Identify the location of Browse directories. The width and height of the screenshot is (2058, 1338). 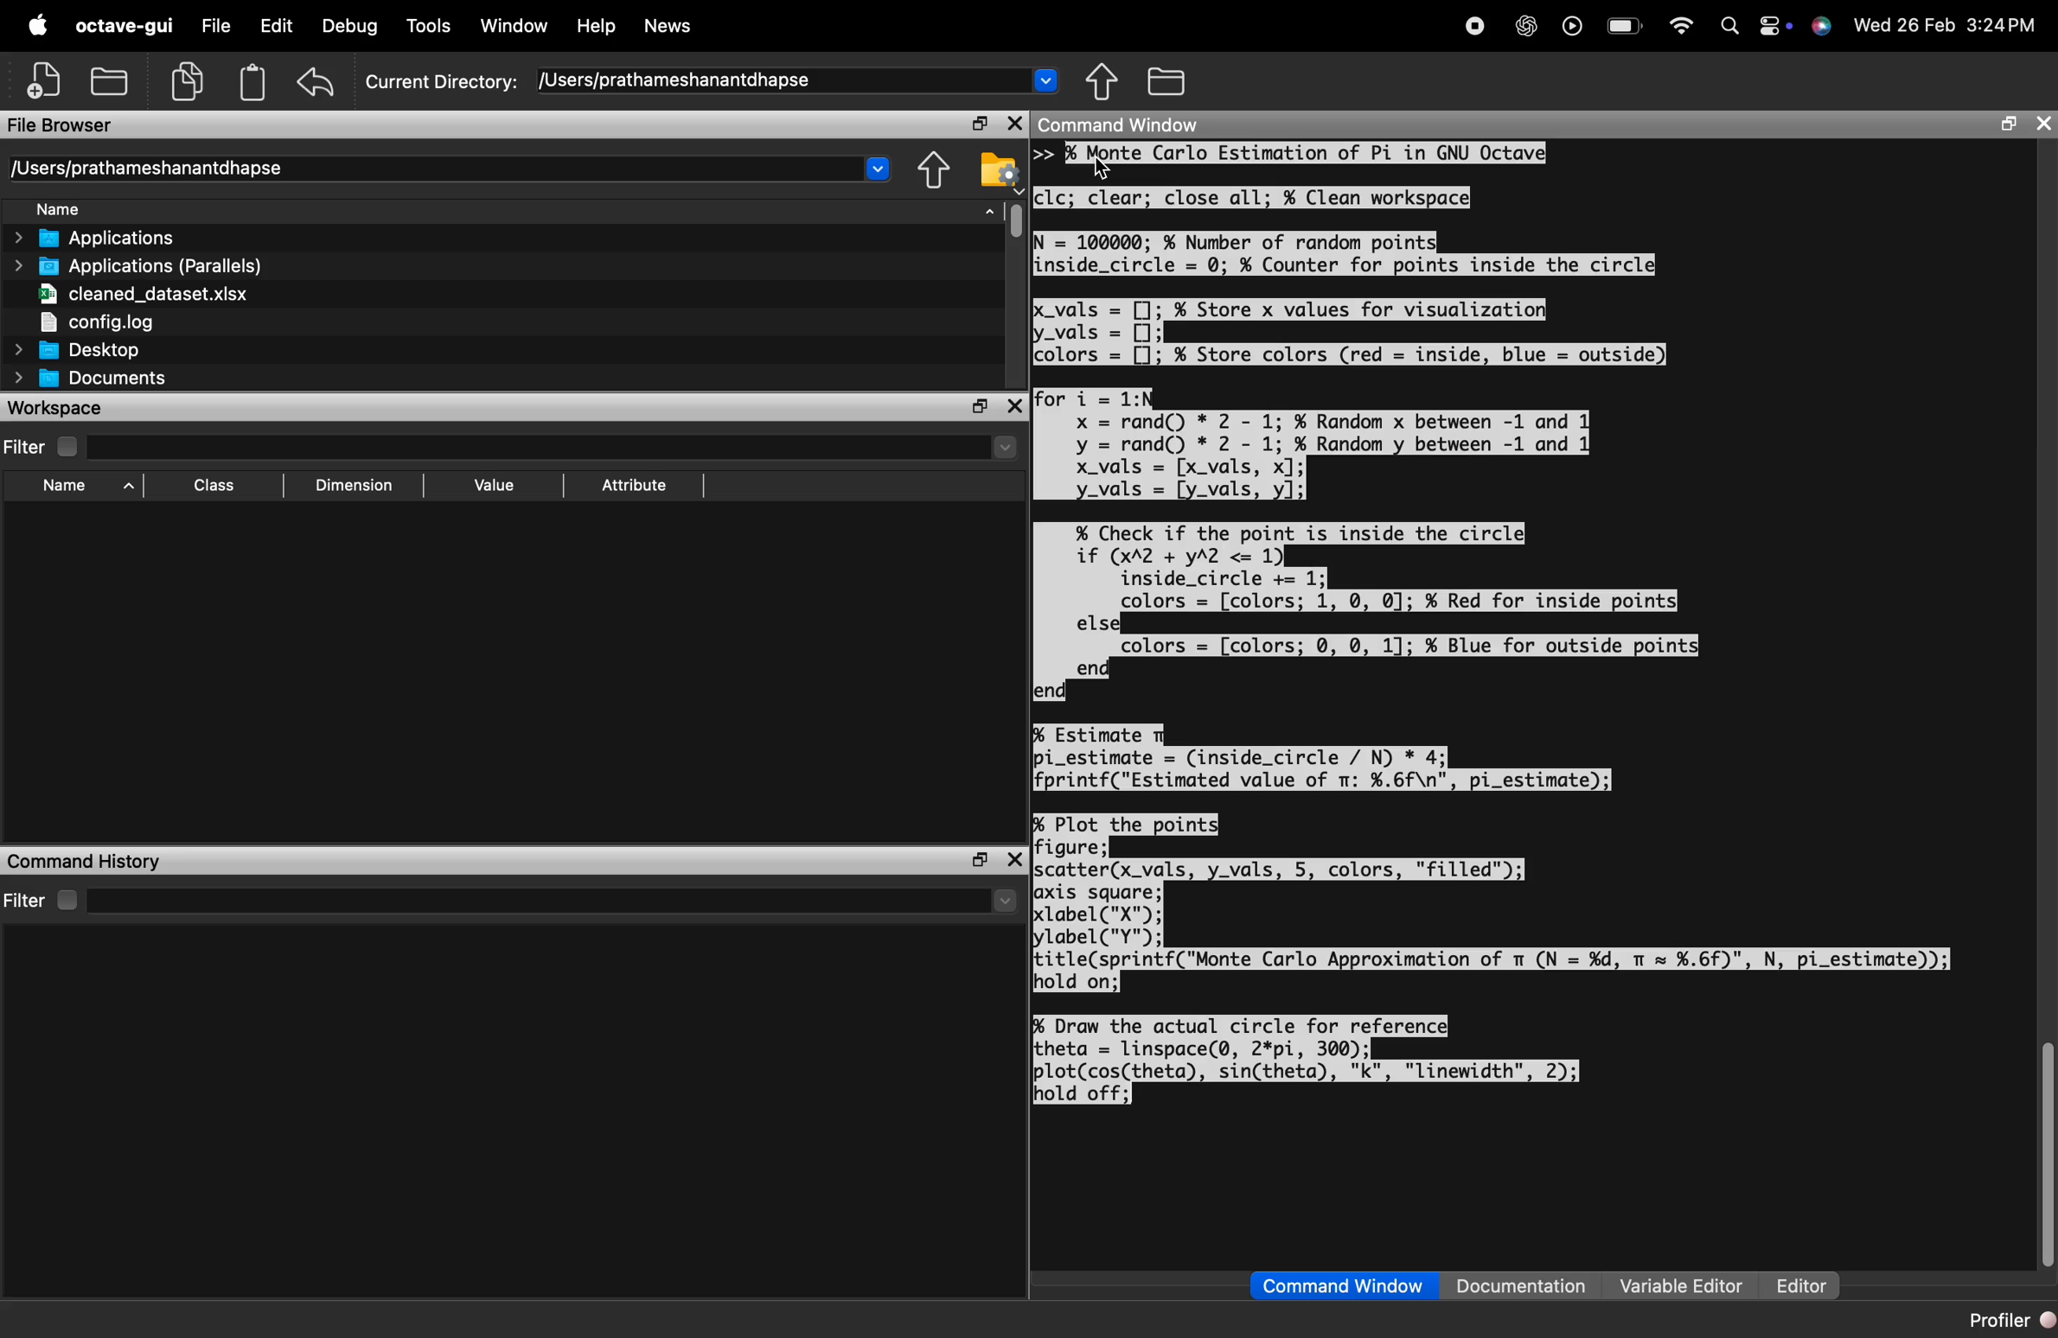
(1167, 81).